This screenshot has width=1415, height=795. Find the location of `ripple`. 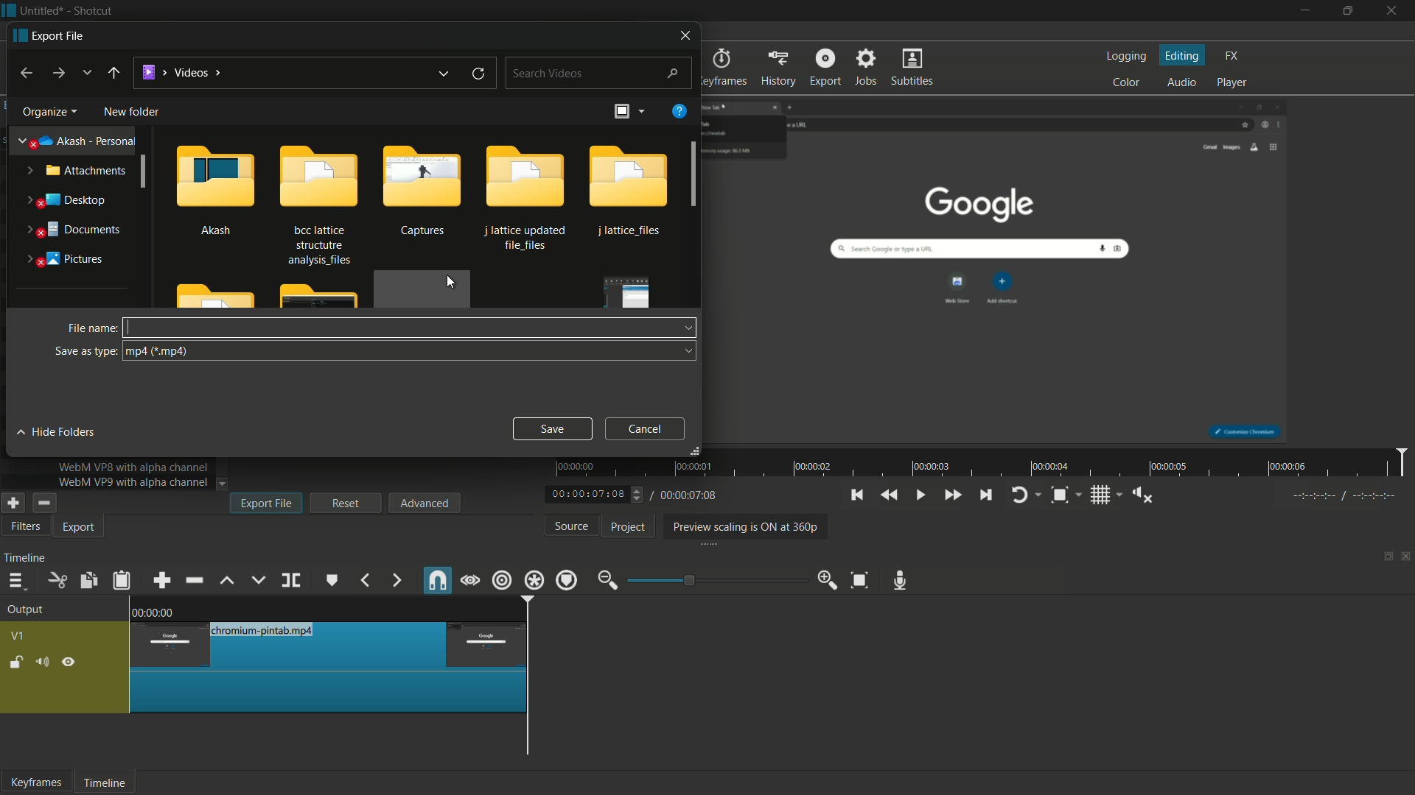

ripple is located at coordinates (501, 580).